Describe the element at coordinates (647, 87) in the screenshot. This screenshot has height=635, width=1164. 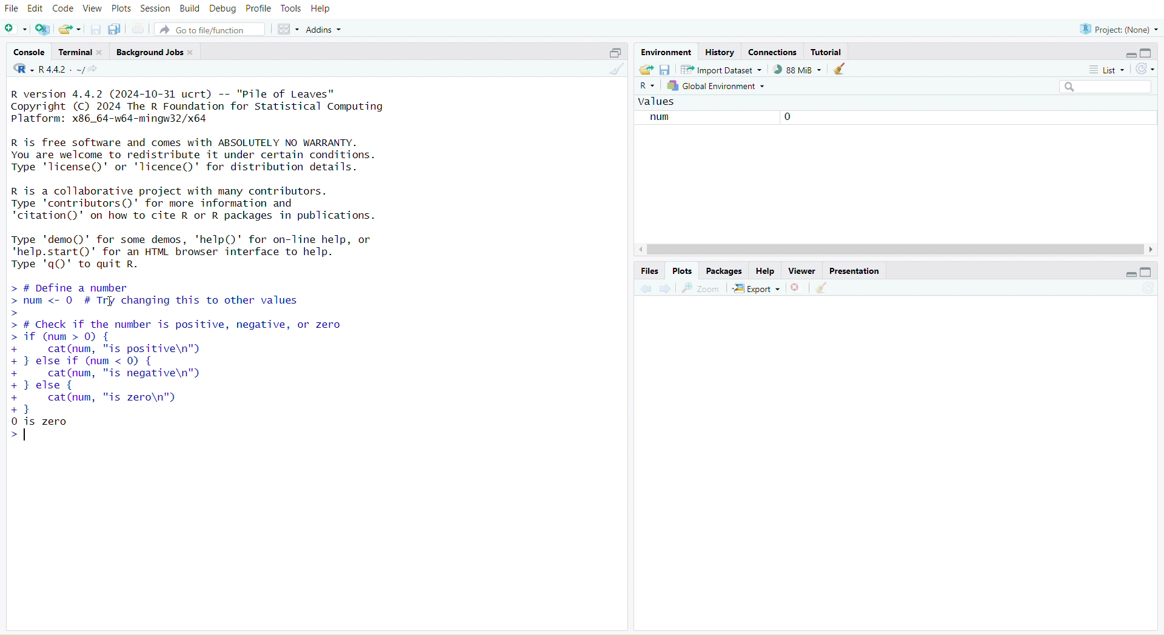
I see `R` at that location.